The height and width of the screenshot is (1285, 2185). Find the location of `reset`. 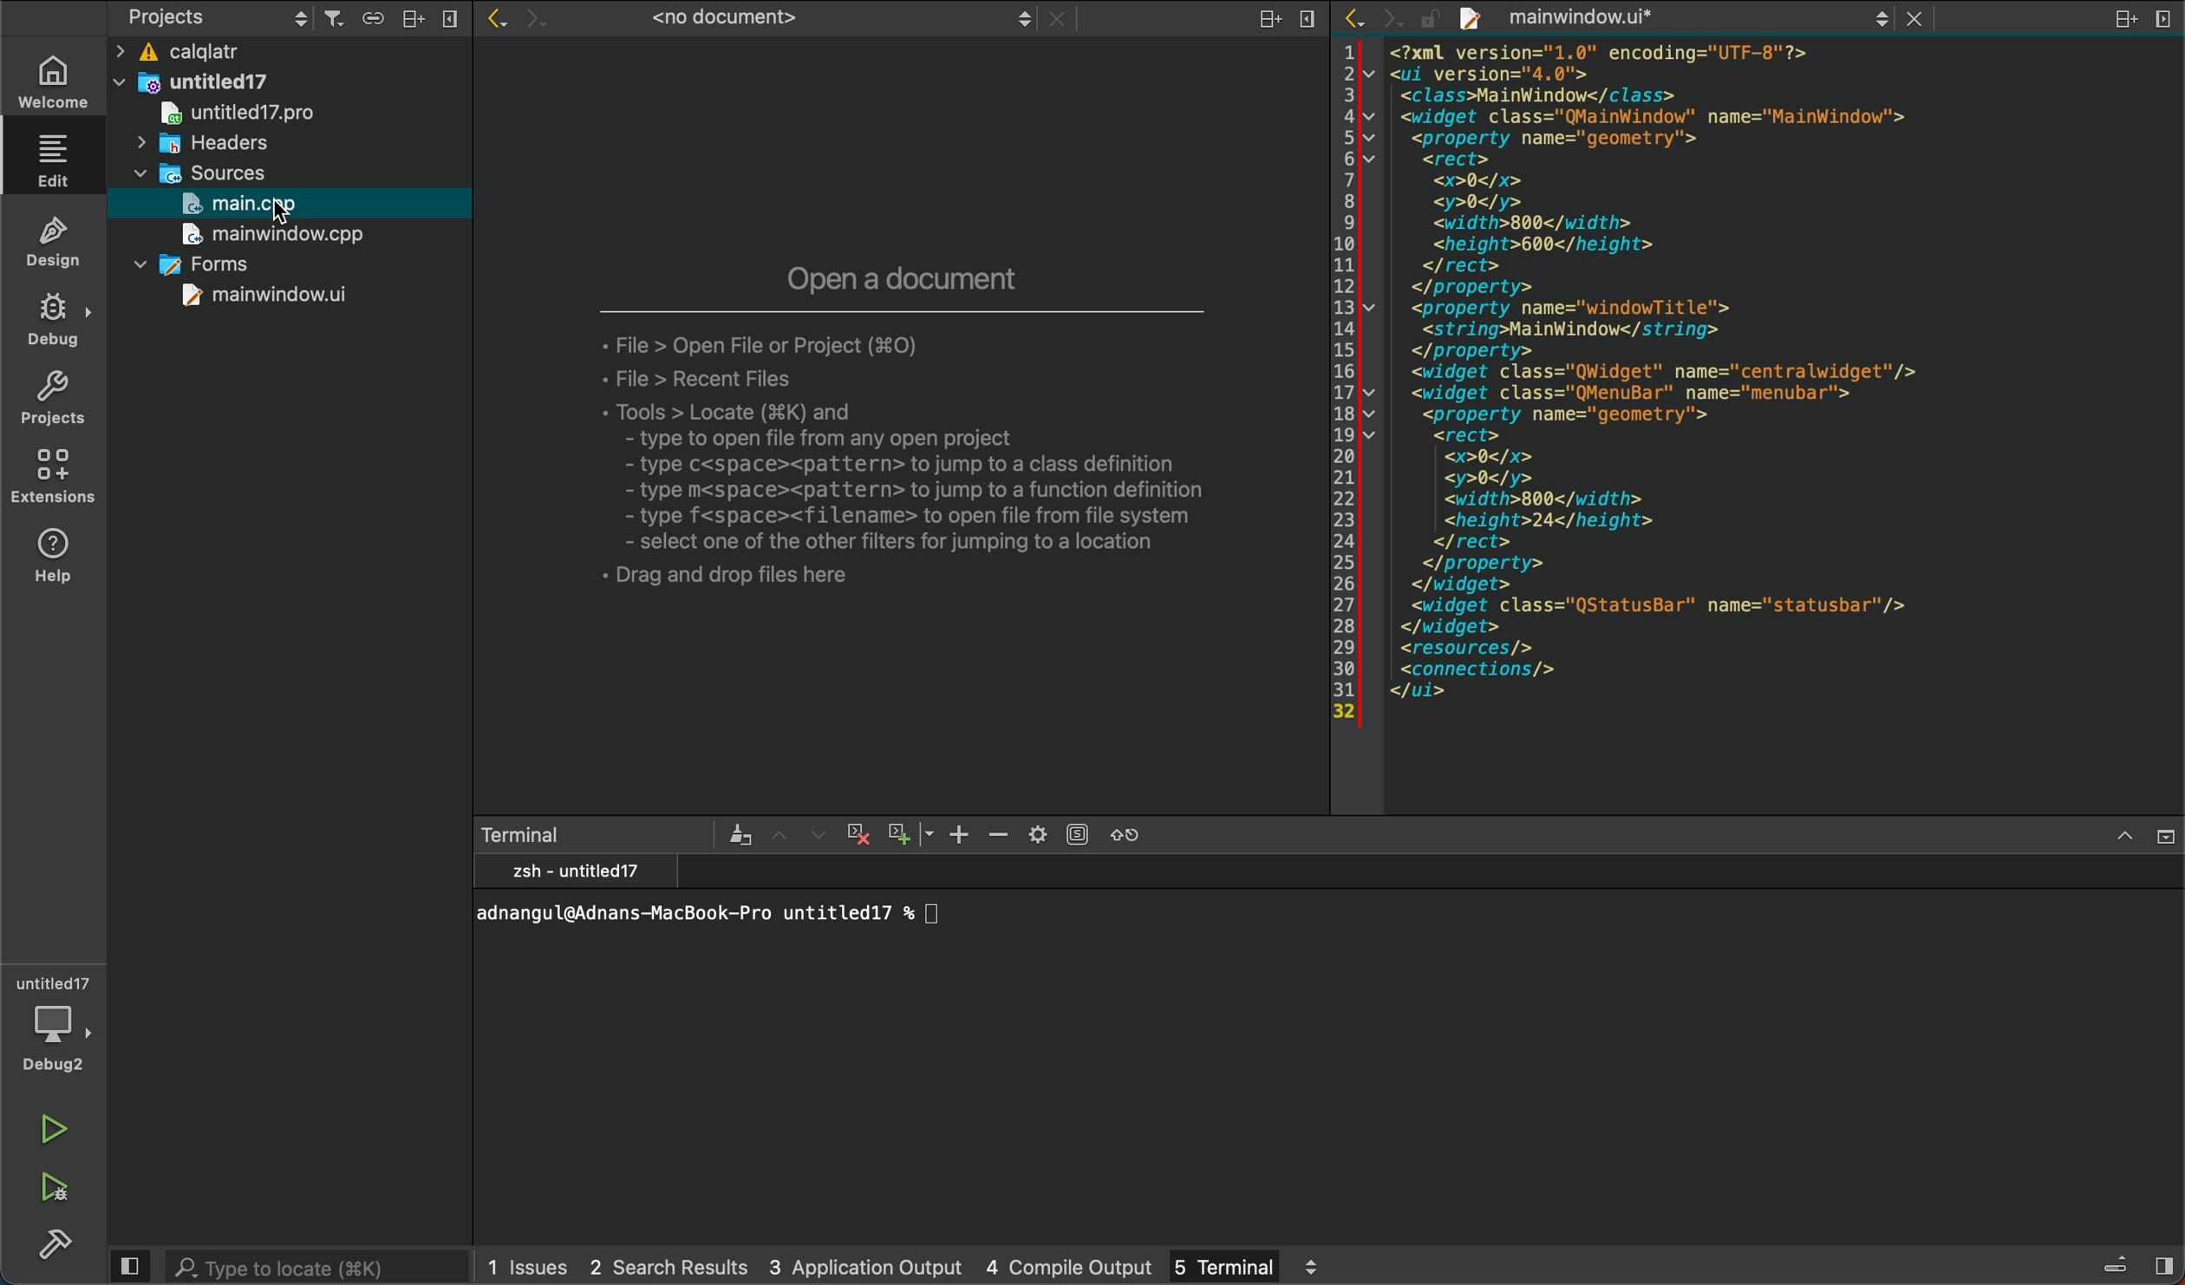

reset is located at coordinates (1138, 833).